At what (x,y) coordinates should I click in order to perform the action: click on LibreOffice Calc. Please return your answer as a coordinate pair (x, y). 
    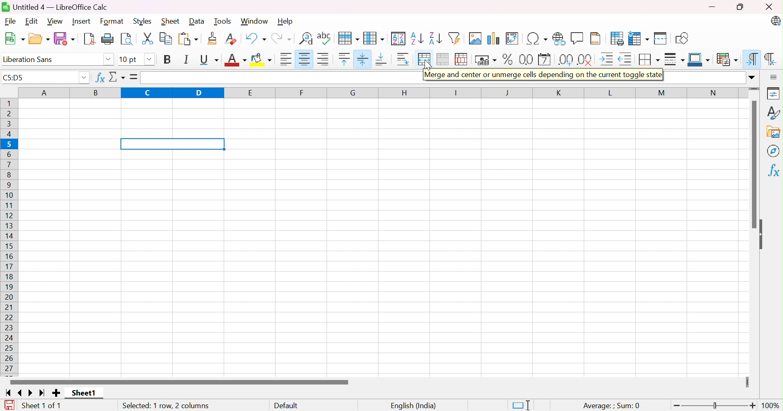
    Looking at the image, I should click on (775, 22).